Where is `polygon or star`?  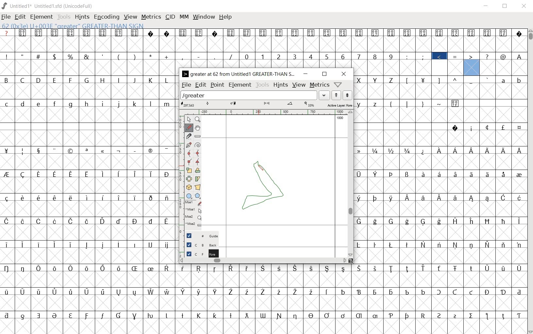 polygon or star is located at coordinates (198, 195).